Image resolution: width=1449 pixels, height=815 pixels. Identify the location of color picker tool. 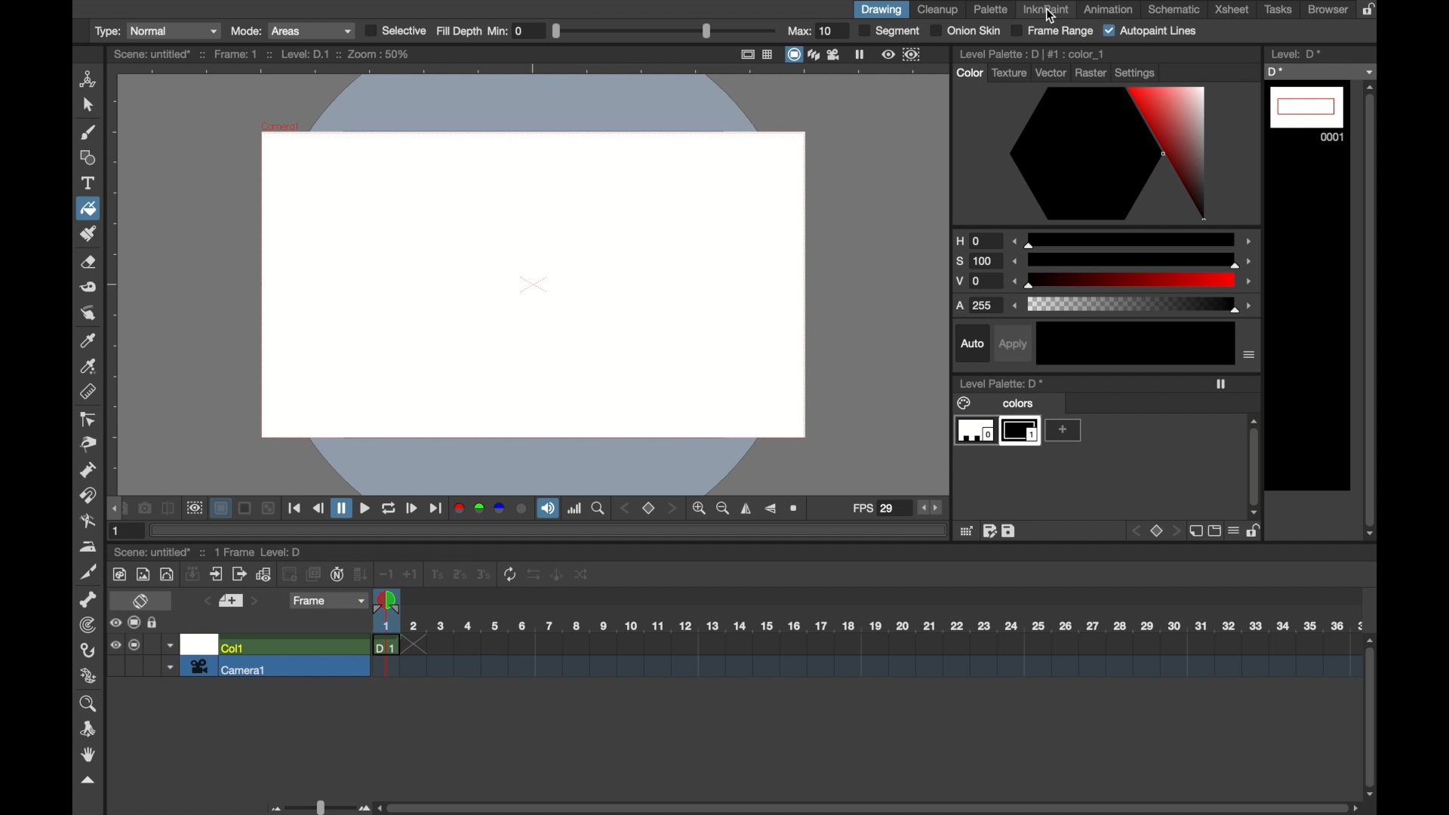
(88, 341).